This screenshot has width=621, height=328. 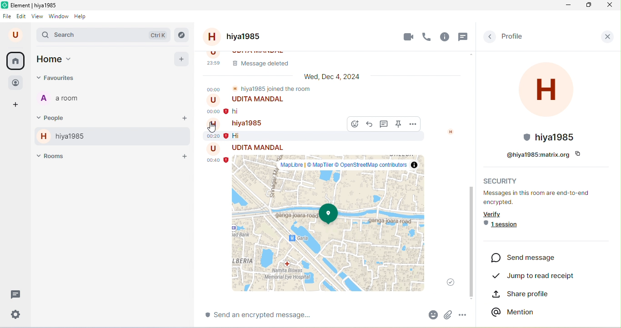 What do you see at coordinates (430, 37) in the screenshot?
I see `audio call` at bounding box center [430, 37].